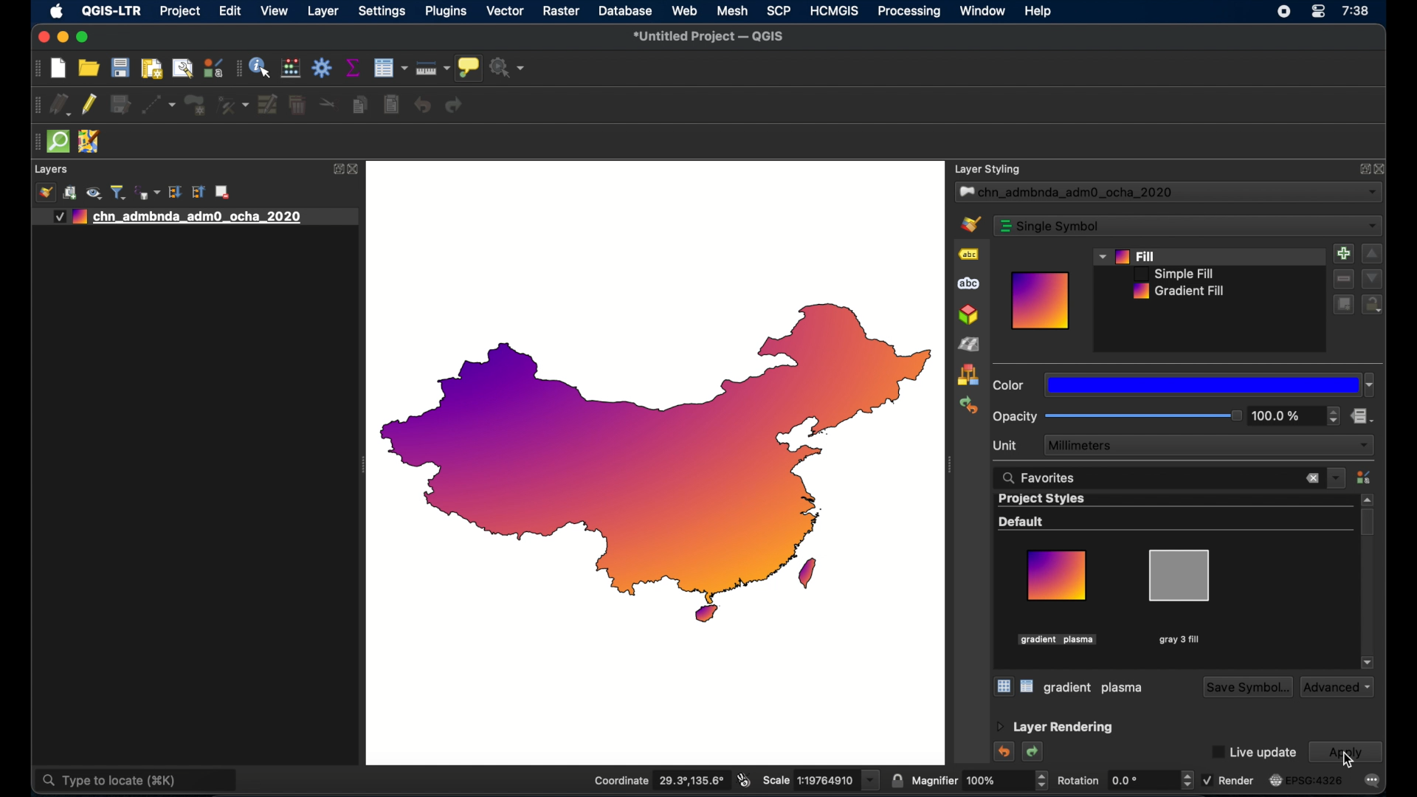 This screenshot has width=1417, height=797. I want to click on redo, so click(455, 105).